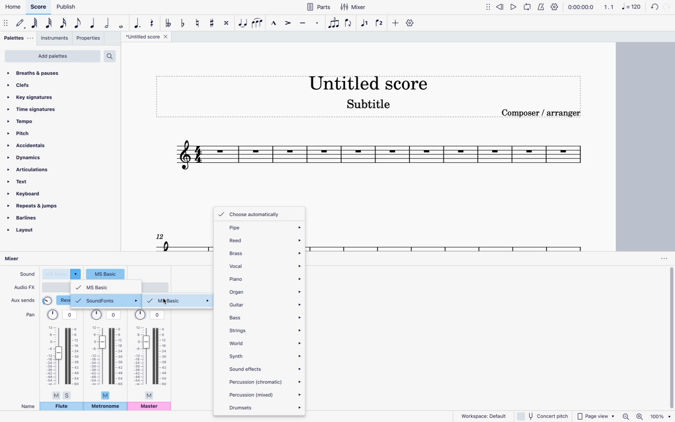 The height and width of the screenshot is (422, 675). Describe the element at coordinates (489, 6) in the screenshot. I see `move` at that location.